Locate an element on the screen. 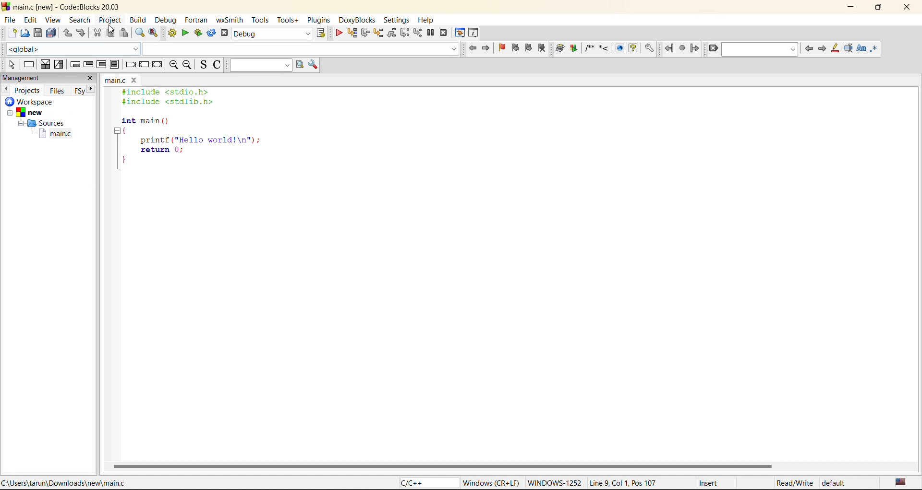 The width and height of the screenshot is (922, 490). foxtran is located at coordinates (197, 21).